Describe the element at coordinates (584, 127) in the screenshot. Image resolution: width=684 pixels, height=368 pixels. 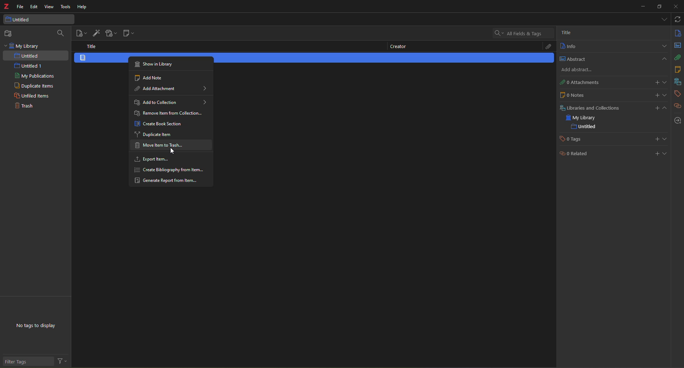
I see `untitled` at that location.